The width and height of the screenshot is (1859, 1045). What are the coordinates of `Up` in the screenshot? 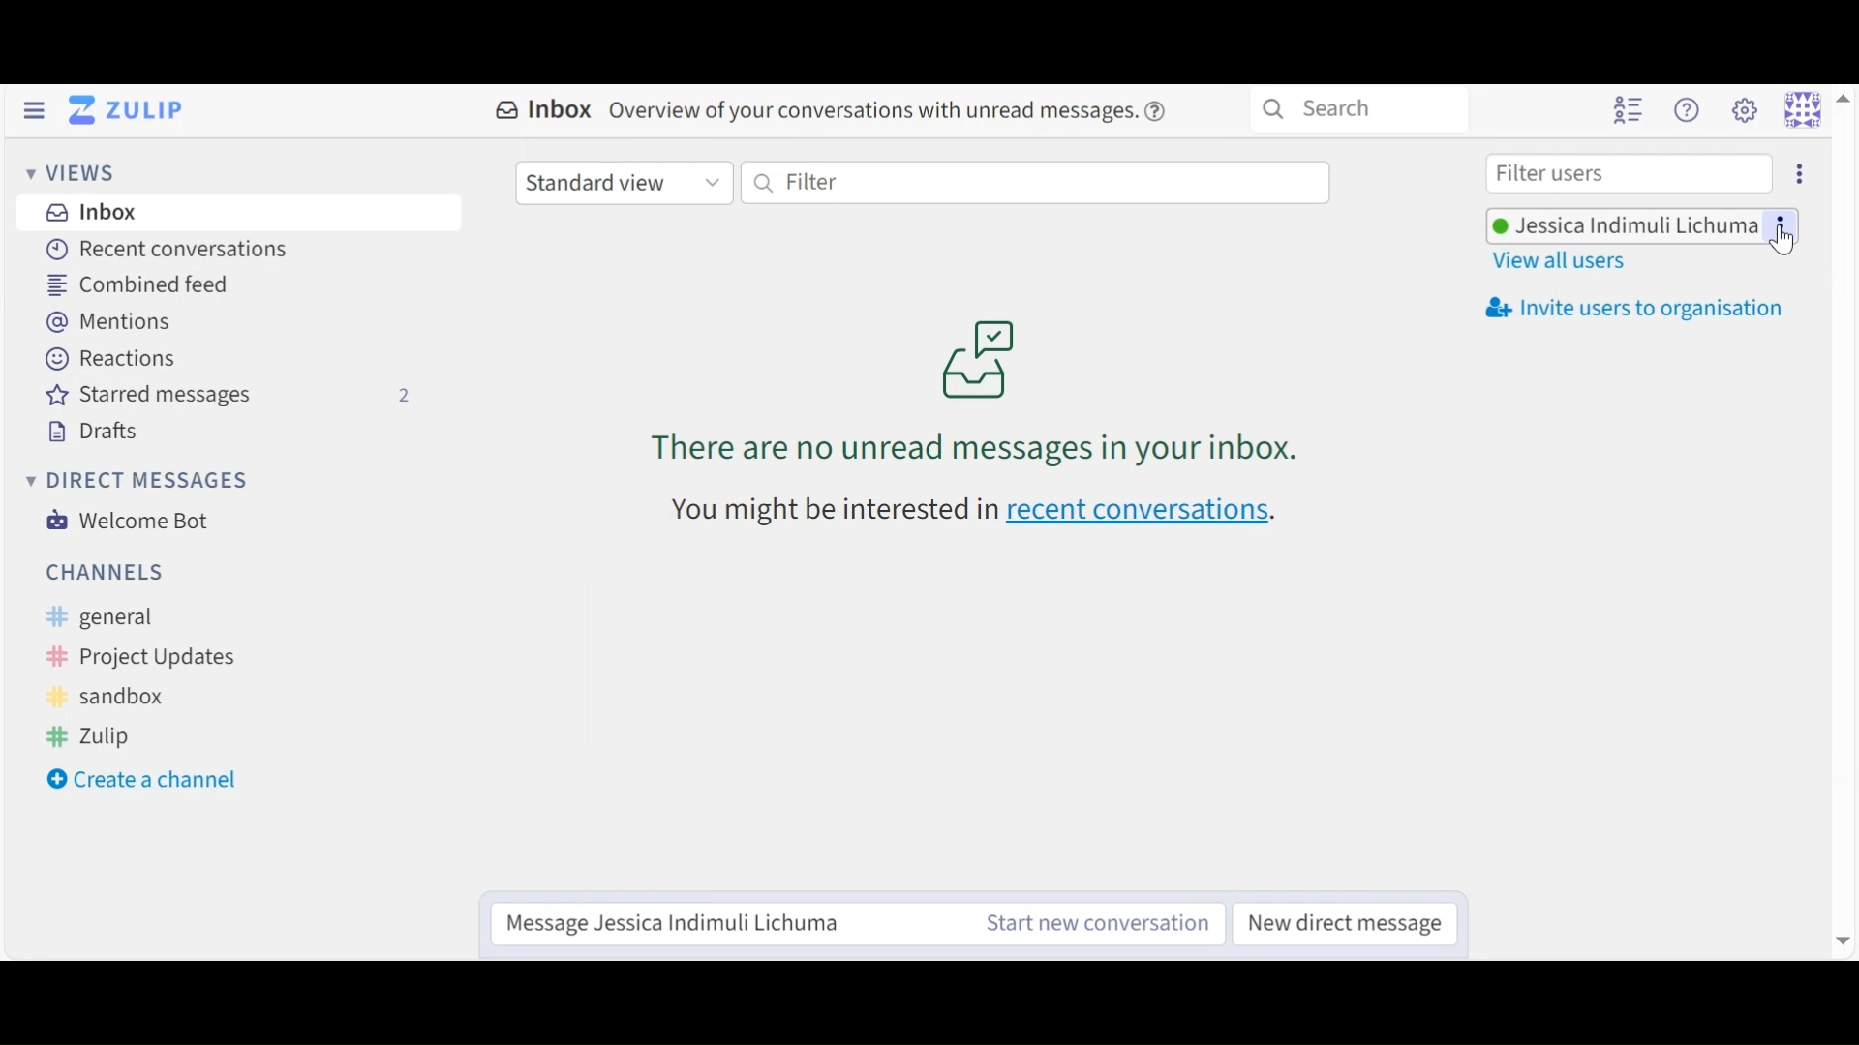 It's located at (1843, 97).